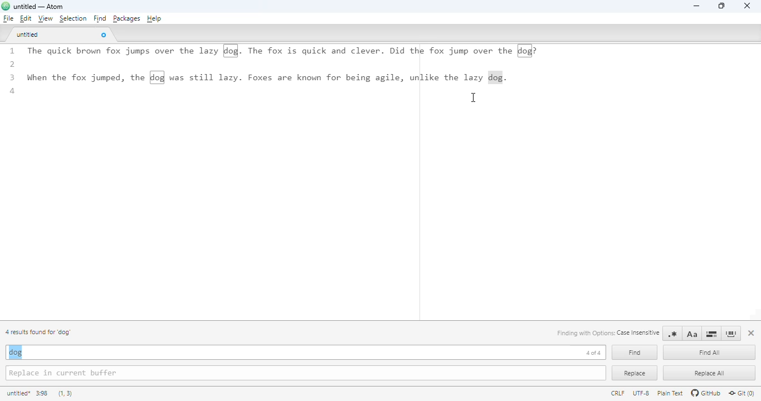  I want to click on highlighted occurrence of 'dog', so click(525, 51).